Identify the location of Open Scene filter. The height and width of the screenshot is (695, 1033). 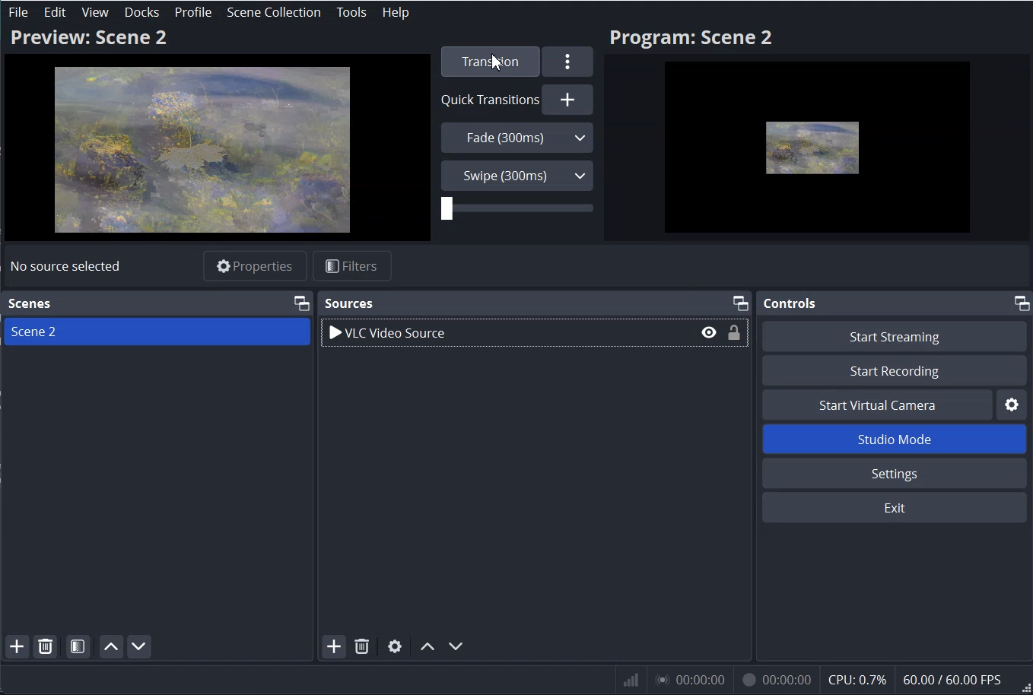
(78, 646).